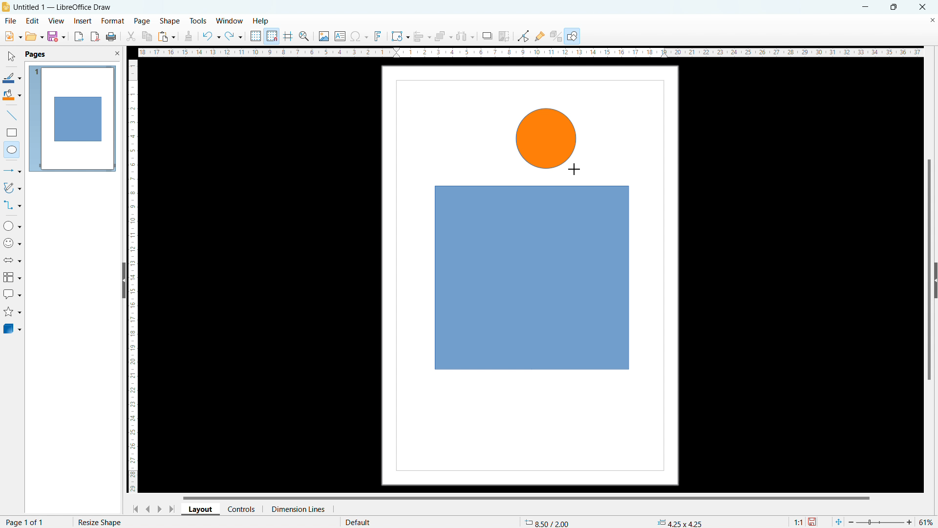  Describe the element at coordinates (573, 37) in the screenshot. I see `show draw functions` at that location.